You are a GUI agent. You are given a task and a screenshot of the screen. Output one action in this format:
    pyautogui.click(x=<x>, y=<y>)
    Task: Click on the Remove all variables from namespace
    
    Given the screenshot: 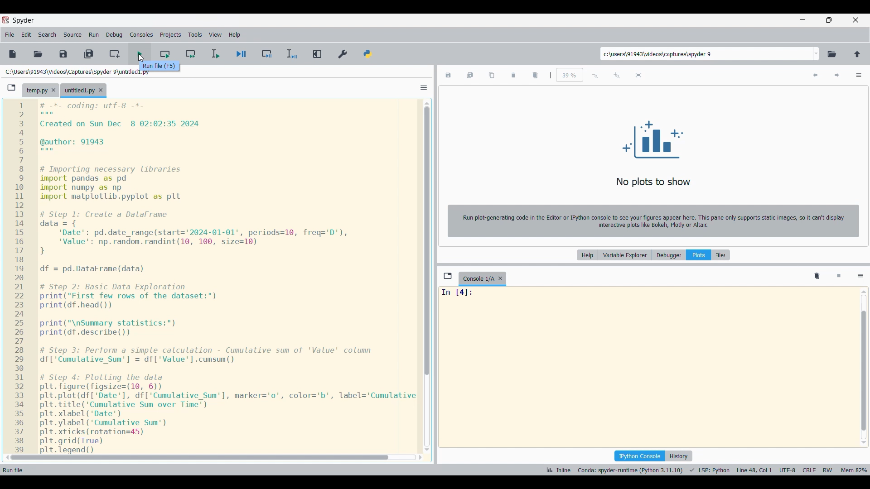 What is the action you would take?
    pyautogui.click(x=817, y=276)
    